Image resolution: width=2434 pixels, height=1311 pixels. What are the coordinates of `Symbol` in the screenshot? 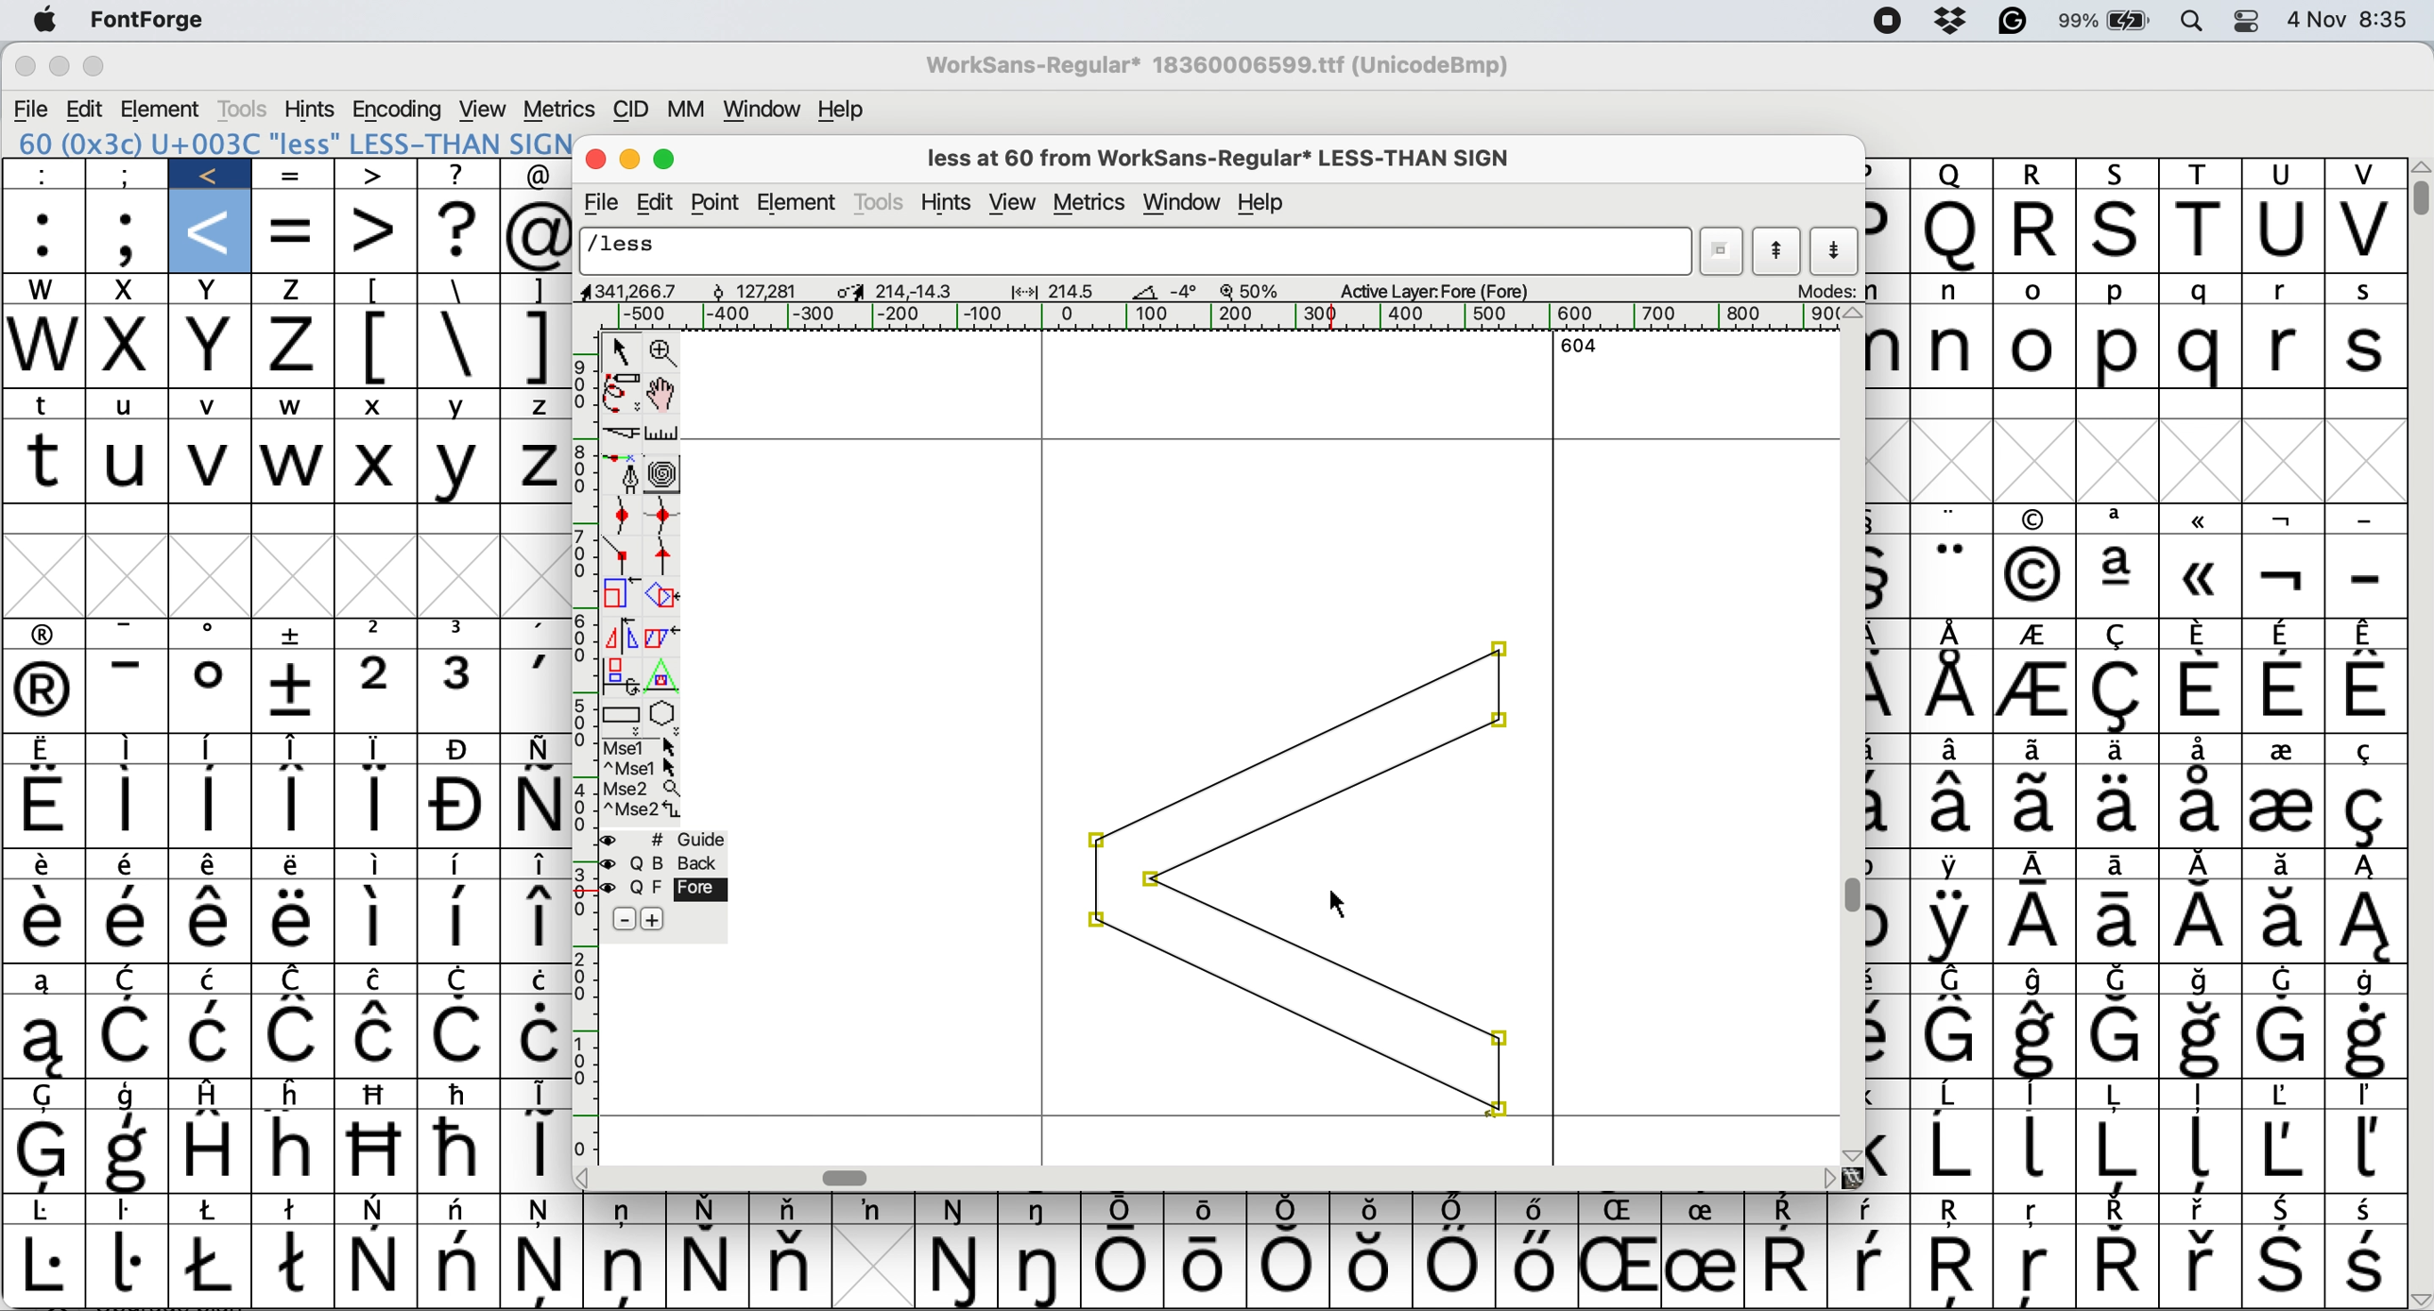 It's located at (1620, 1211).